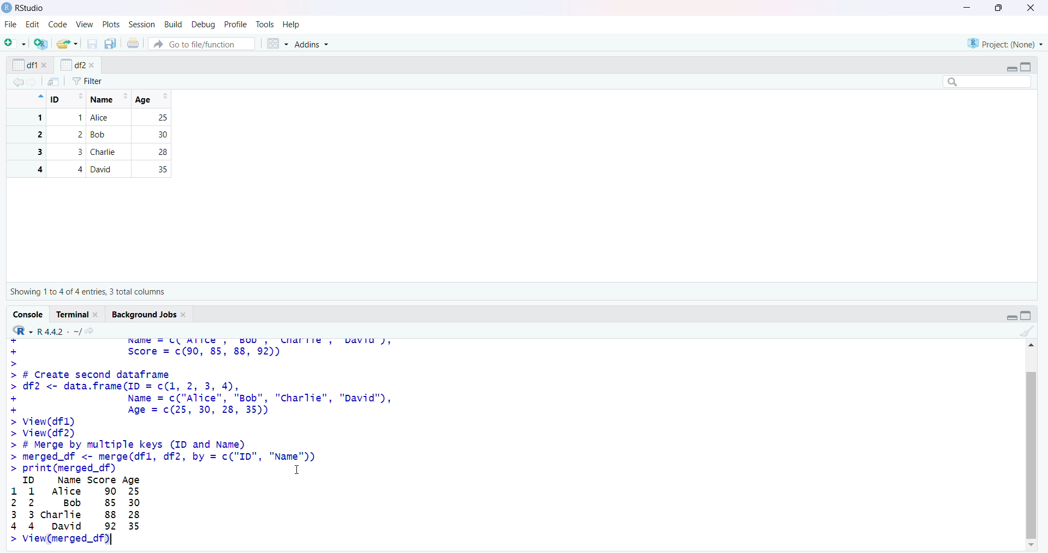 The image size is (1048, 553). What do you see at coordinates (134, 43) in the screenshot?
I see `print` at bounding box center [134, 43].